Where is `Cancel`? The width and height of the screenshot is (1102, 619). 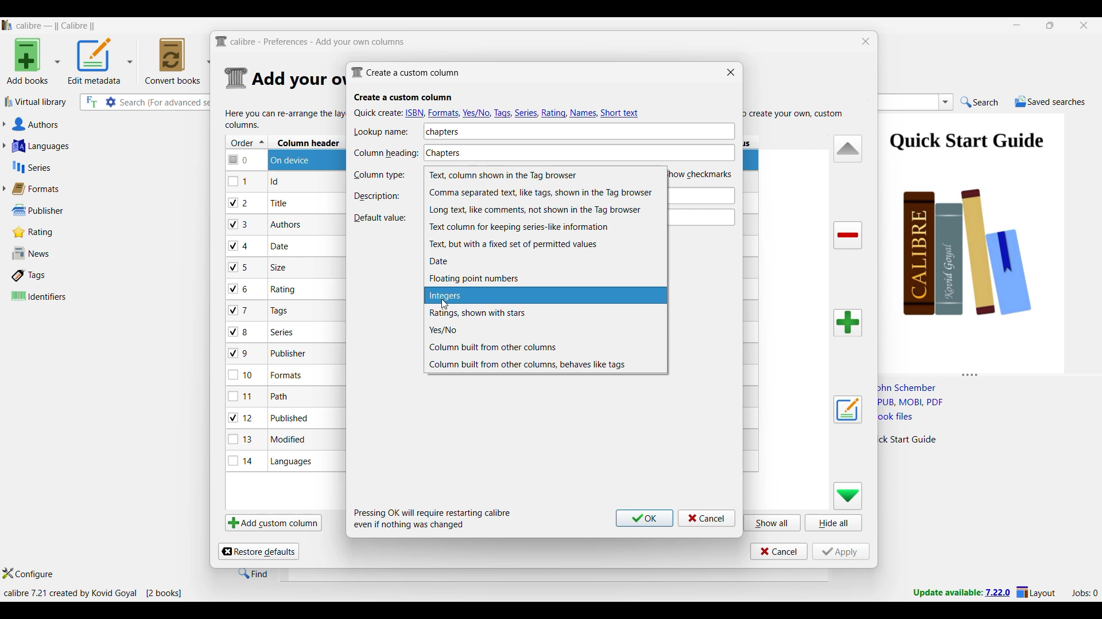 Cancel is located at coordinates (779, 551).